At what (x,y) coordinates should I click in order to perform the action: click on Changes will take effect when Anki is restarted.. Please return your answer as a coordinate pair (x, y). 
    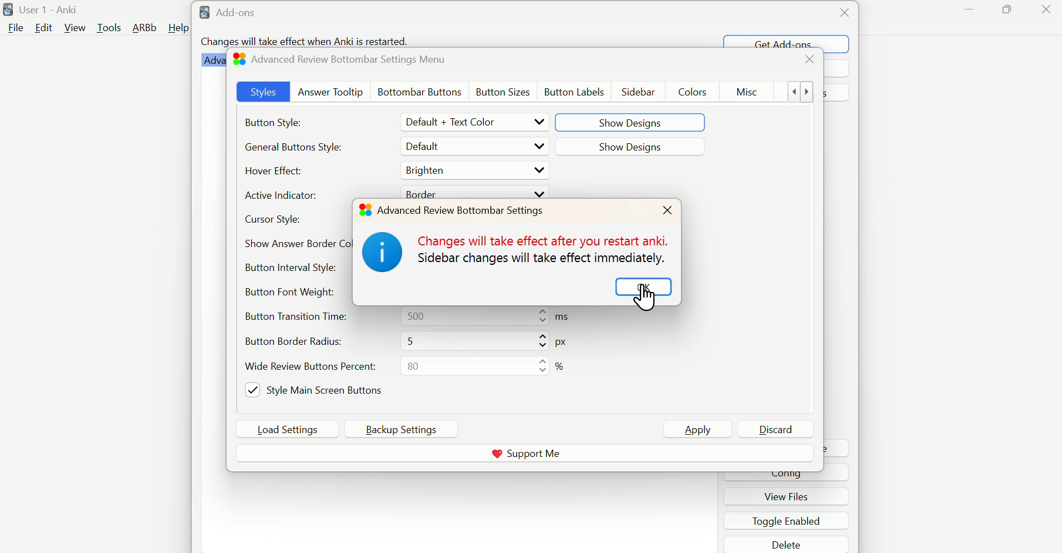
    Looking at the image, I should click on (305, 41).